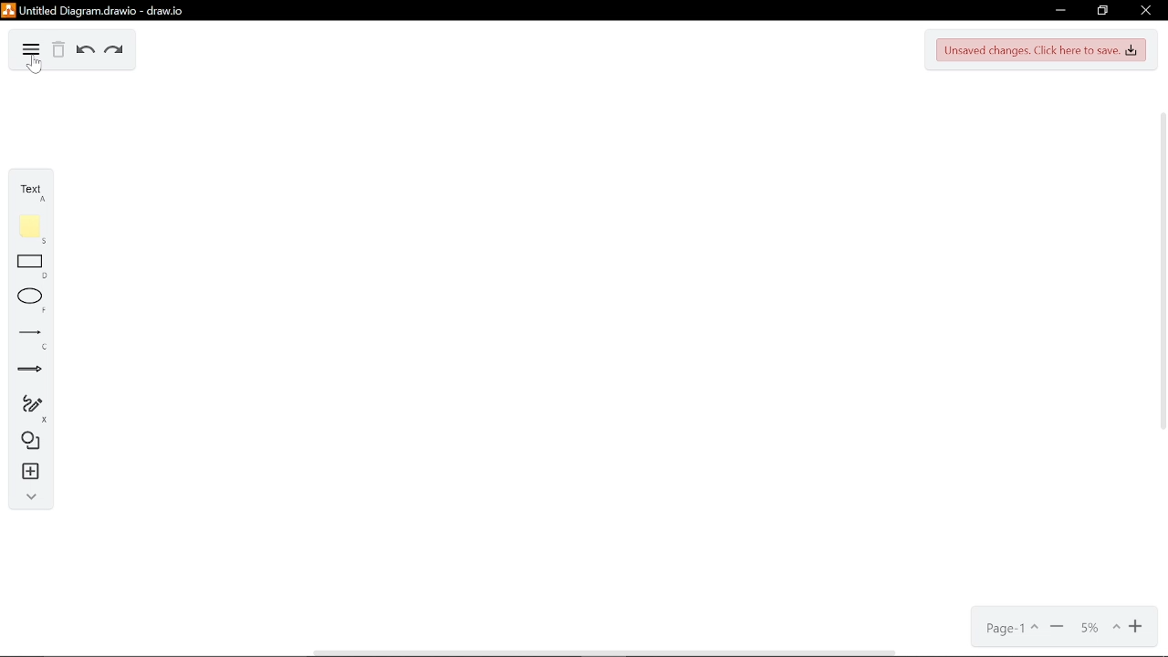  I want to click on Line, so click(26, 334).